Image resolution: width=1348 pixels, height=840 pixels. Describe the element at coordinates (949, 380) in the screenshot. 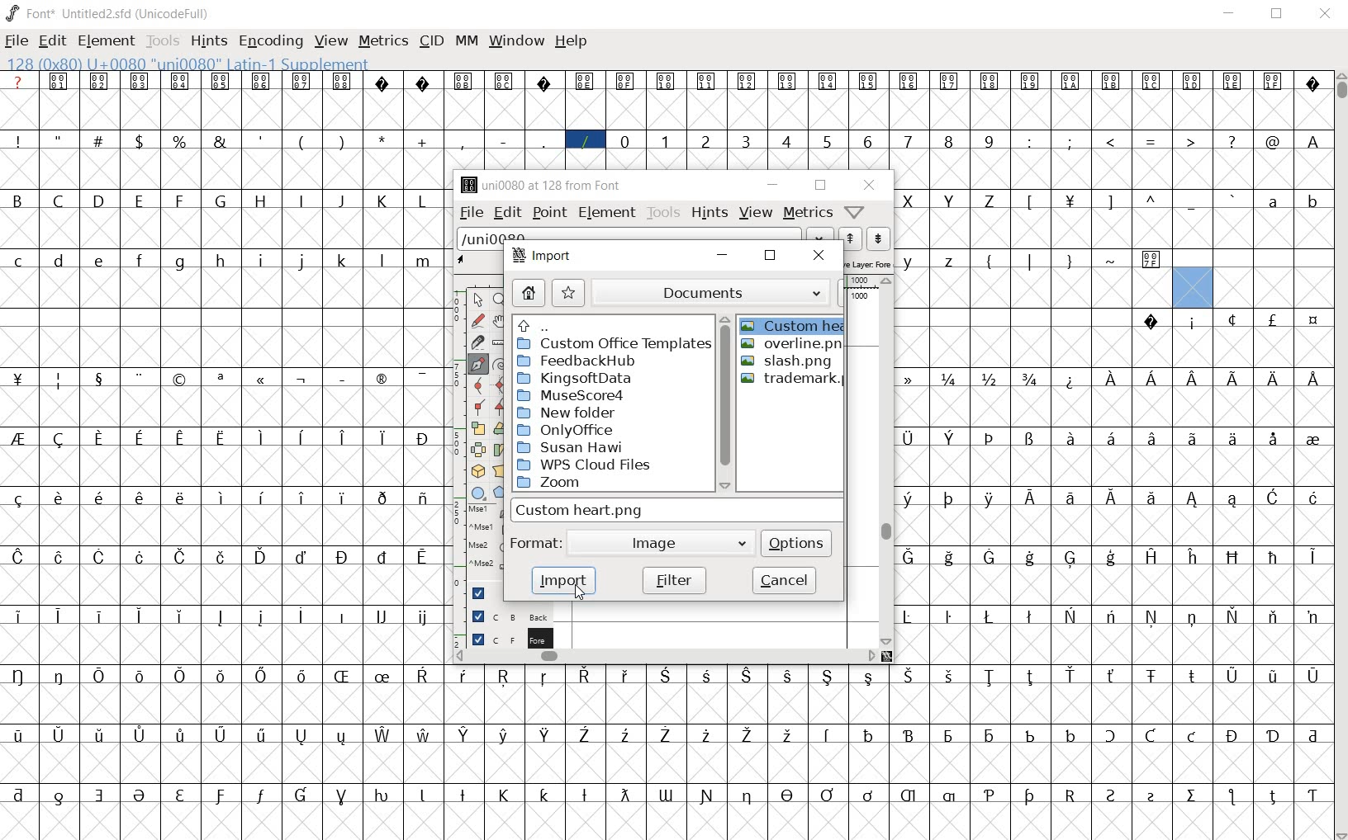

I see `glyph` at that location.